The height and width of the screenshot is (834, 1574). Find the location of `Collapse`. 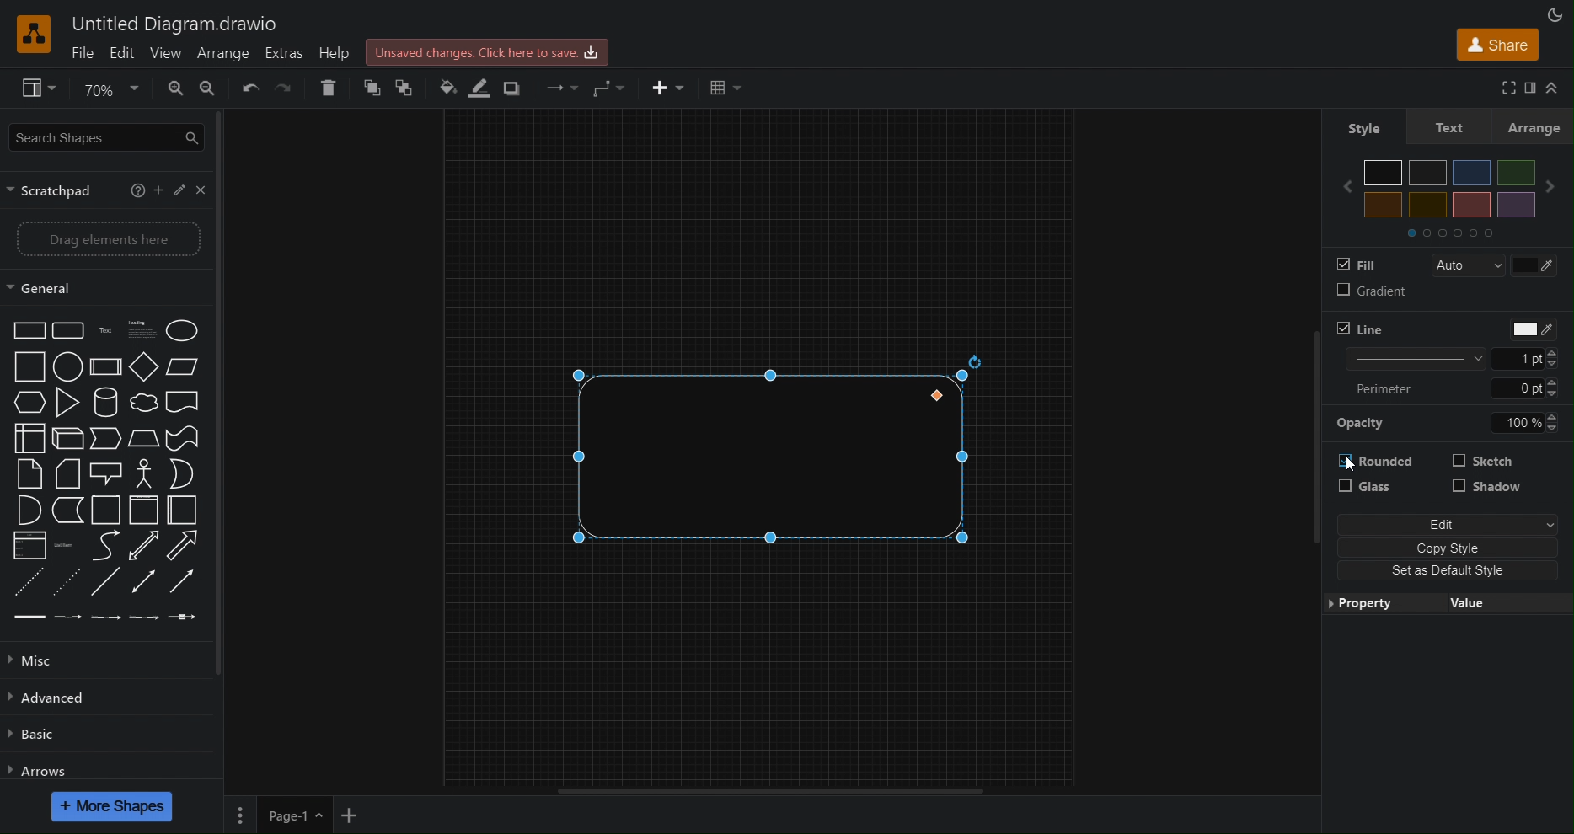

Collapse is located at coordinates (1556, 88).